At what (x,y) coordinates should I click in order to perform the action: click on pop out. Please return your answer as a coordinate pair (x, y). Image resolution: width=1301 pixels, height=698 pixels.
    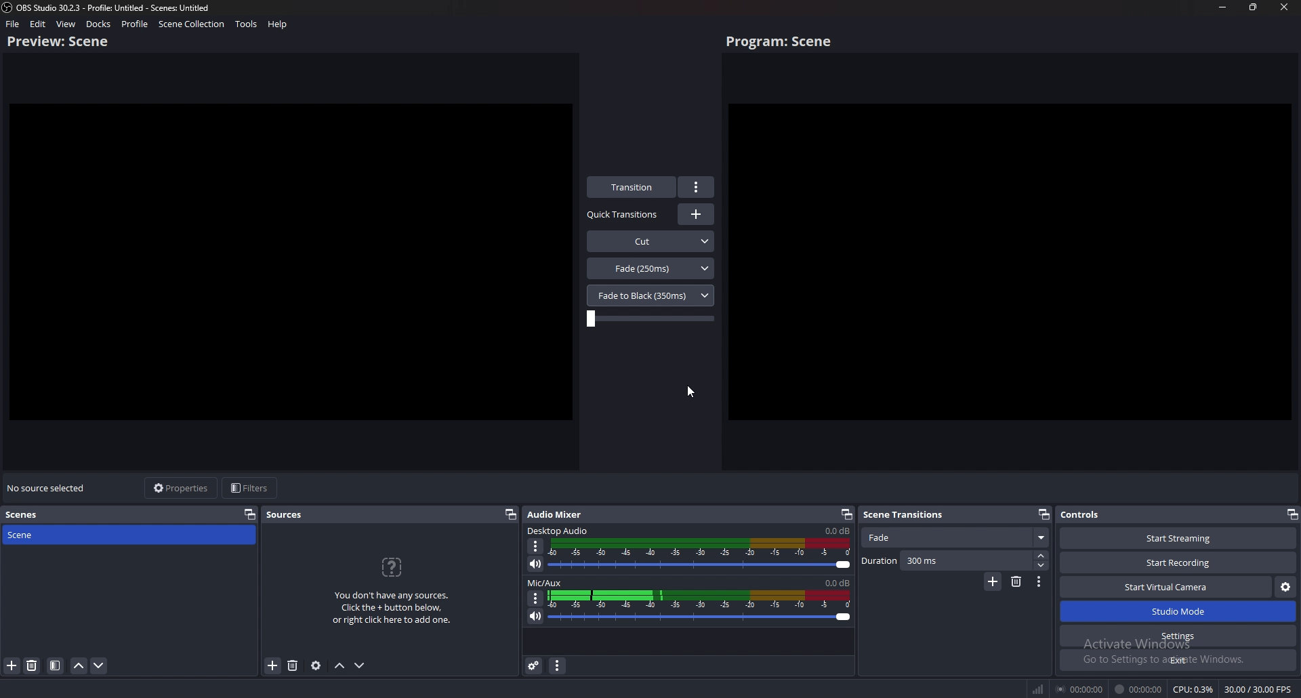
    Looking at the image, I should click on (1291, 514).